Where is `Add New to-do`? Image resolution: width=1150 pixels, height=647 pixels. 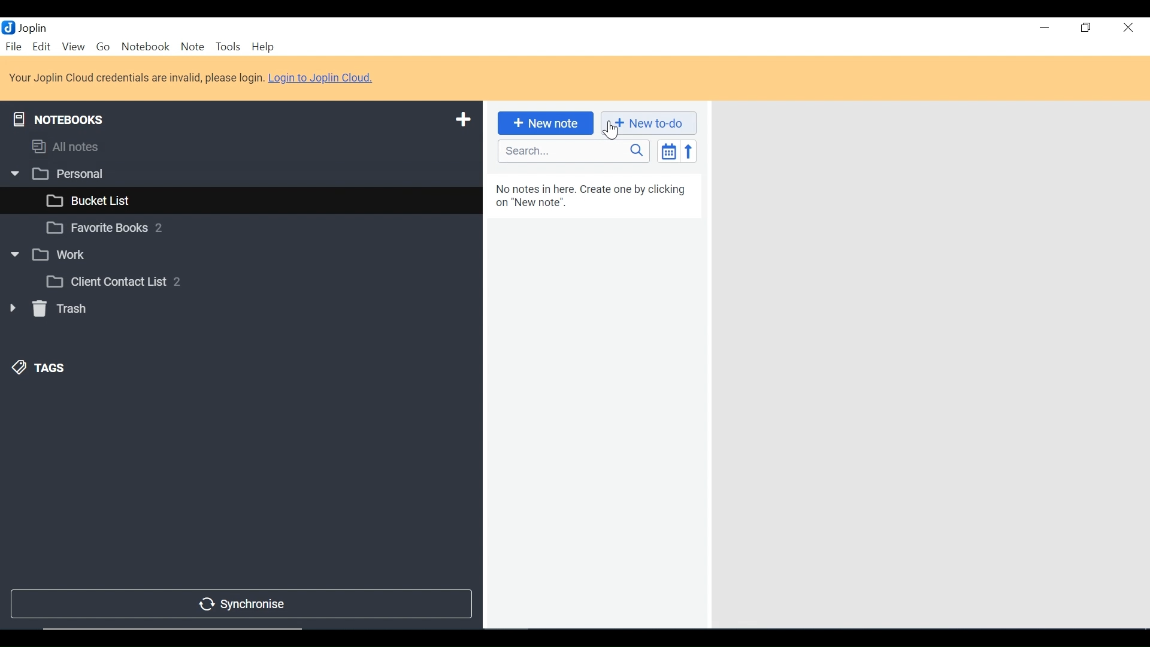
Add New to-do is located at coordinates (648, 123).